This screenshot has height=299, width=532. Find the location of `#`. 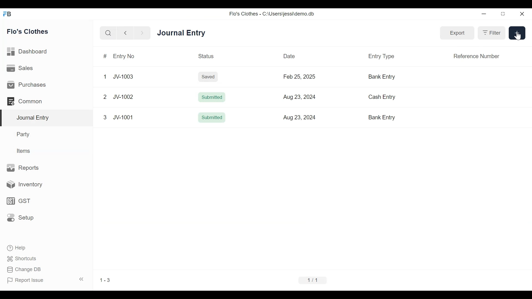

# is located at coordinates (105, 56).